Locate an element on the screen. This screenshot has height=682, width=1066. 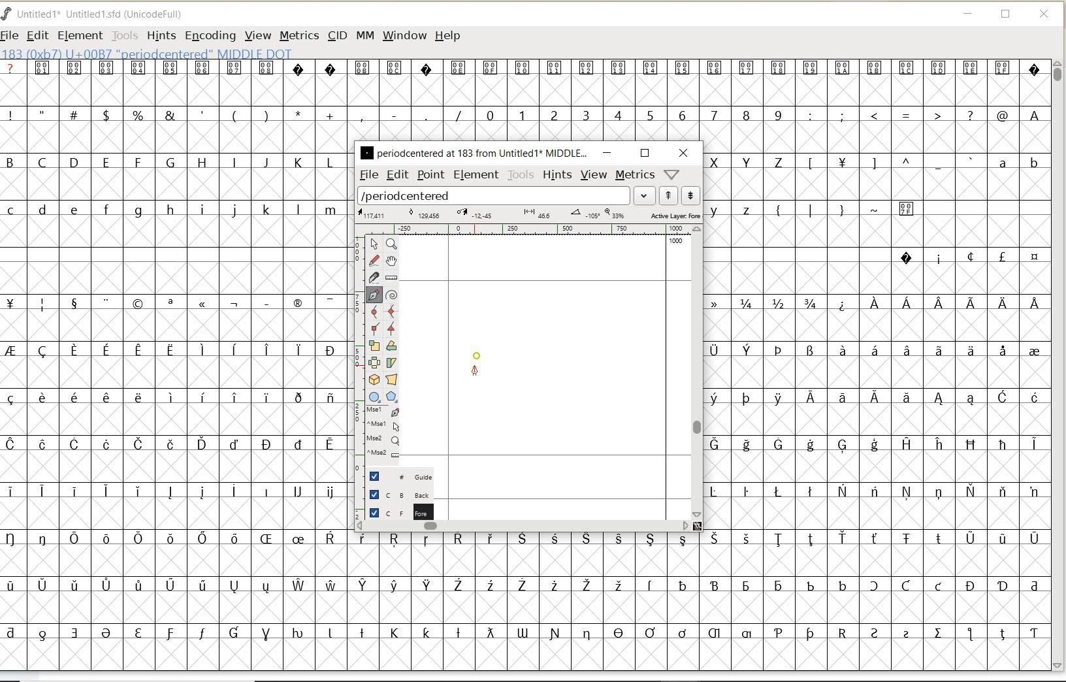
Magnify is located at coordinates (391, 244).